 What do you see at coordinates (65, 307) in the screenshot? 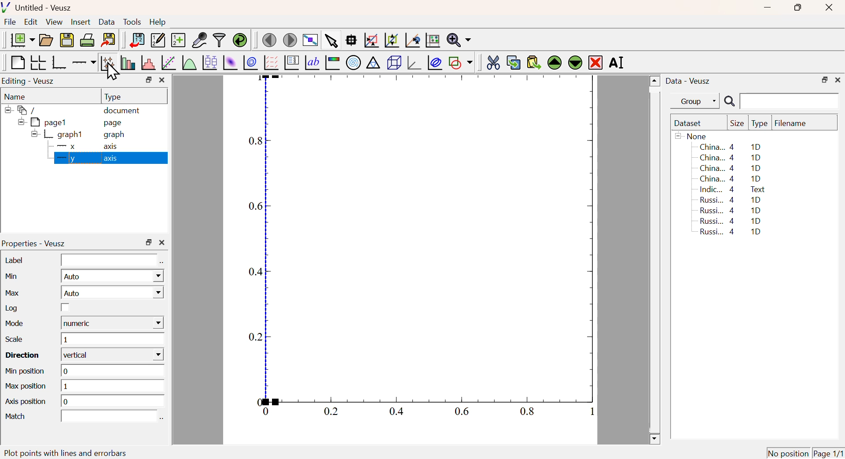
I see `Checkbox` at bounding box center [65, 307].